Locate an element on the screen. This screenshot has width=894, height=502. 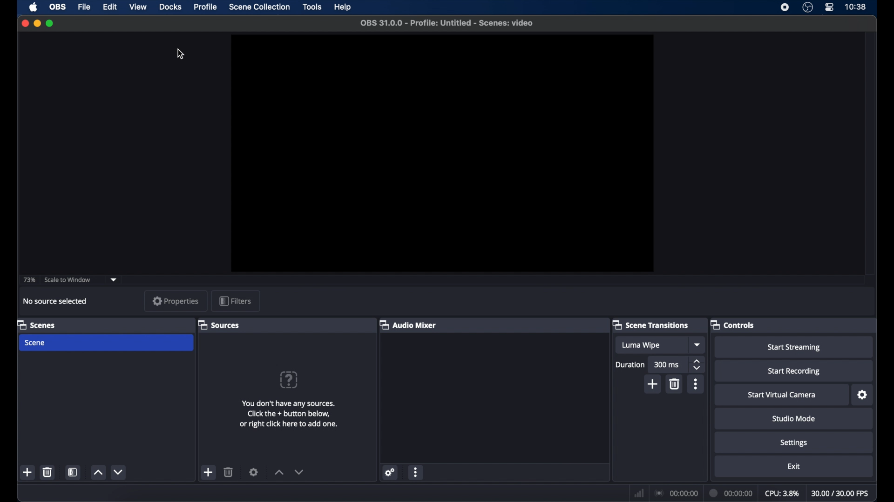
no source selected is located at coordinates (56, 301).